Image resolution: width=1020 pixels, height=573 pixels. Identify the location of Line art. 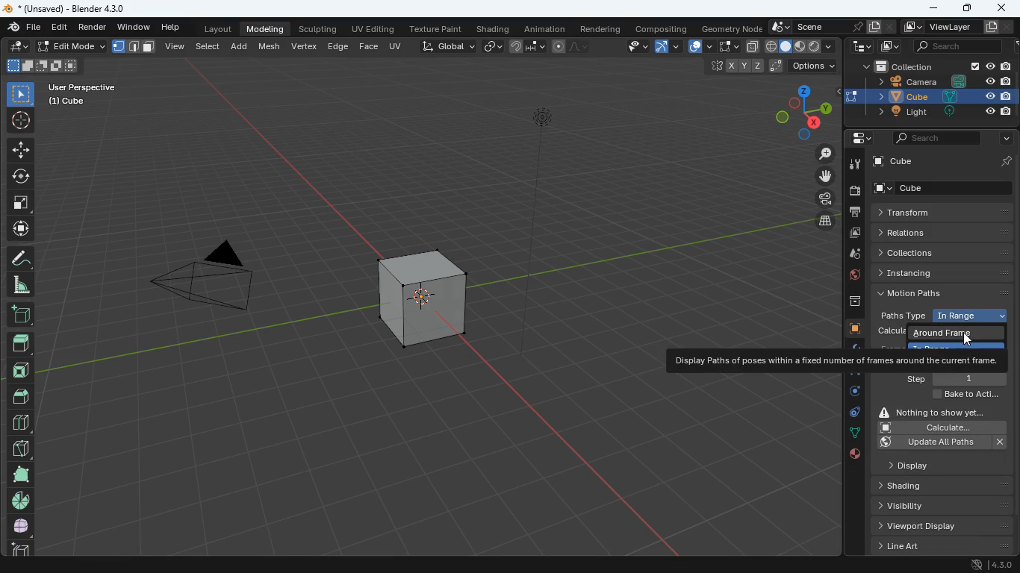
(941, 546).